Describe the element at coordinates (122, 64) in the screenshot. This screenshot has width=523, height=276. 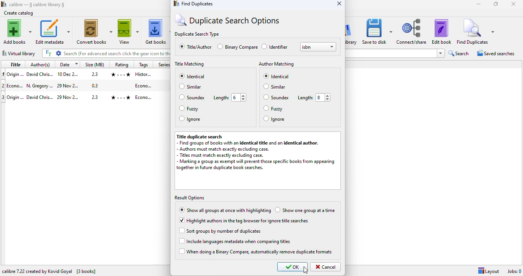
I see `rating` at that location.